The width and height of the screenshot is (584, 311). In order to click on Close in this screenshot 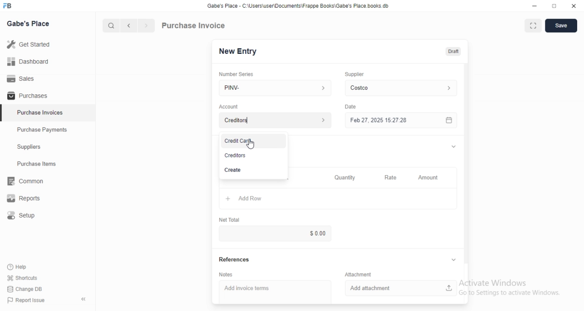, I will do `click(574, 6)`.